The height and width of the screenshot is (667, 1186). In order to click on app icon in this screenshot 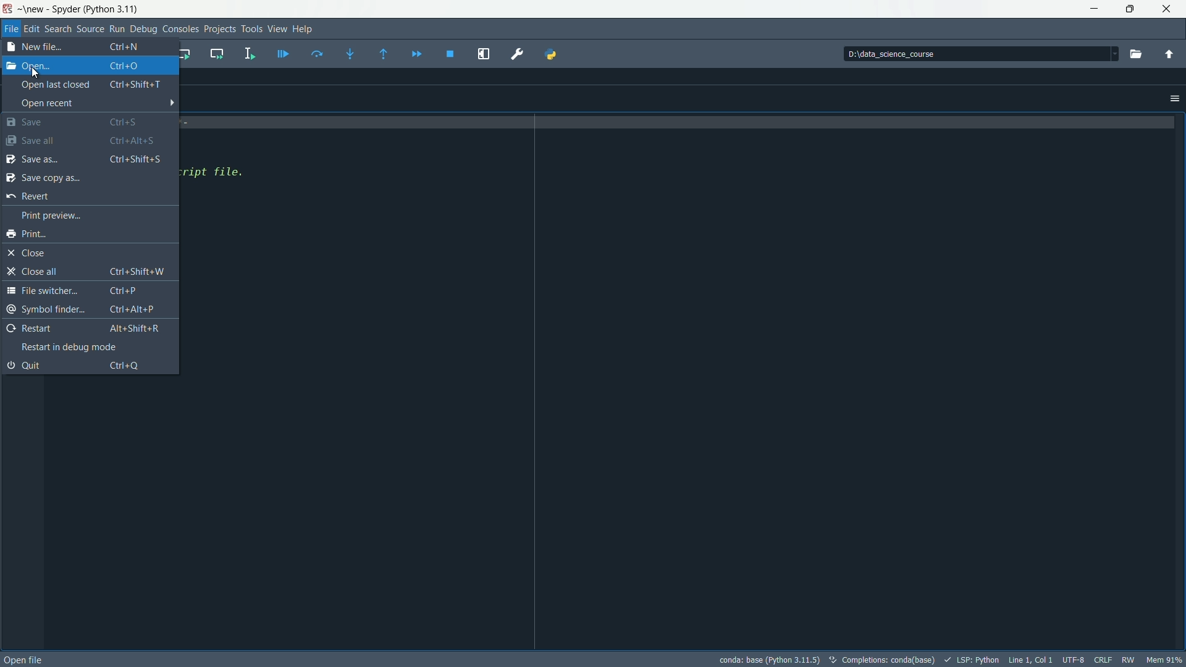, I will do `click(10, 9)`.